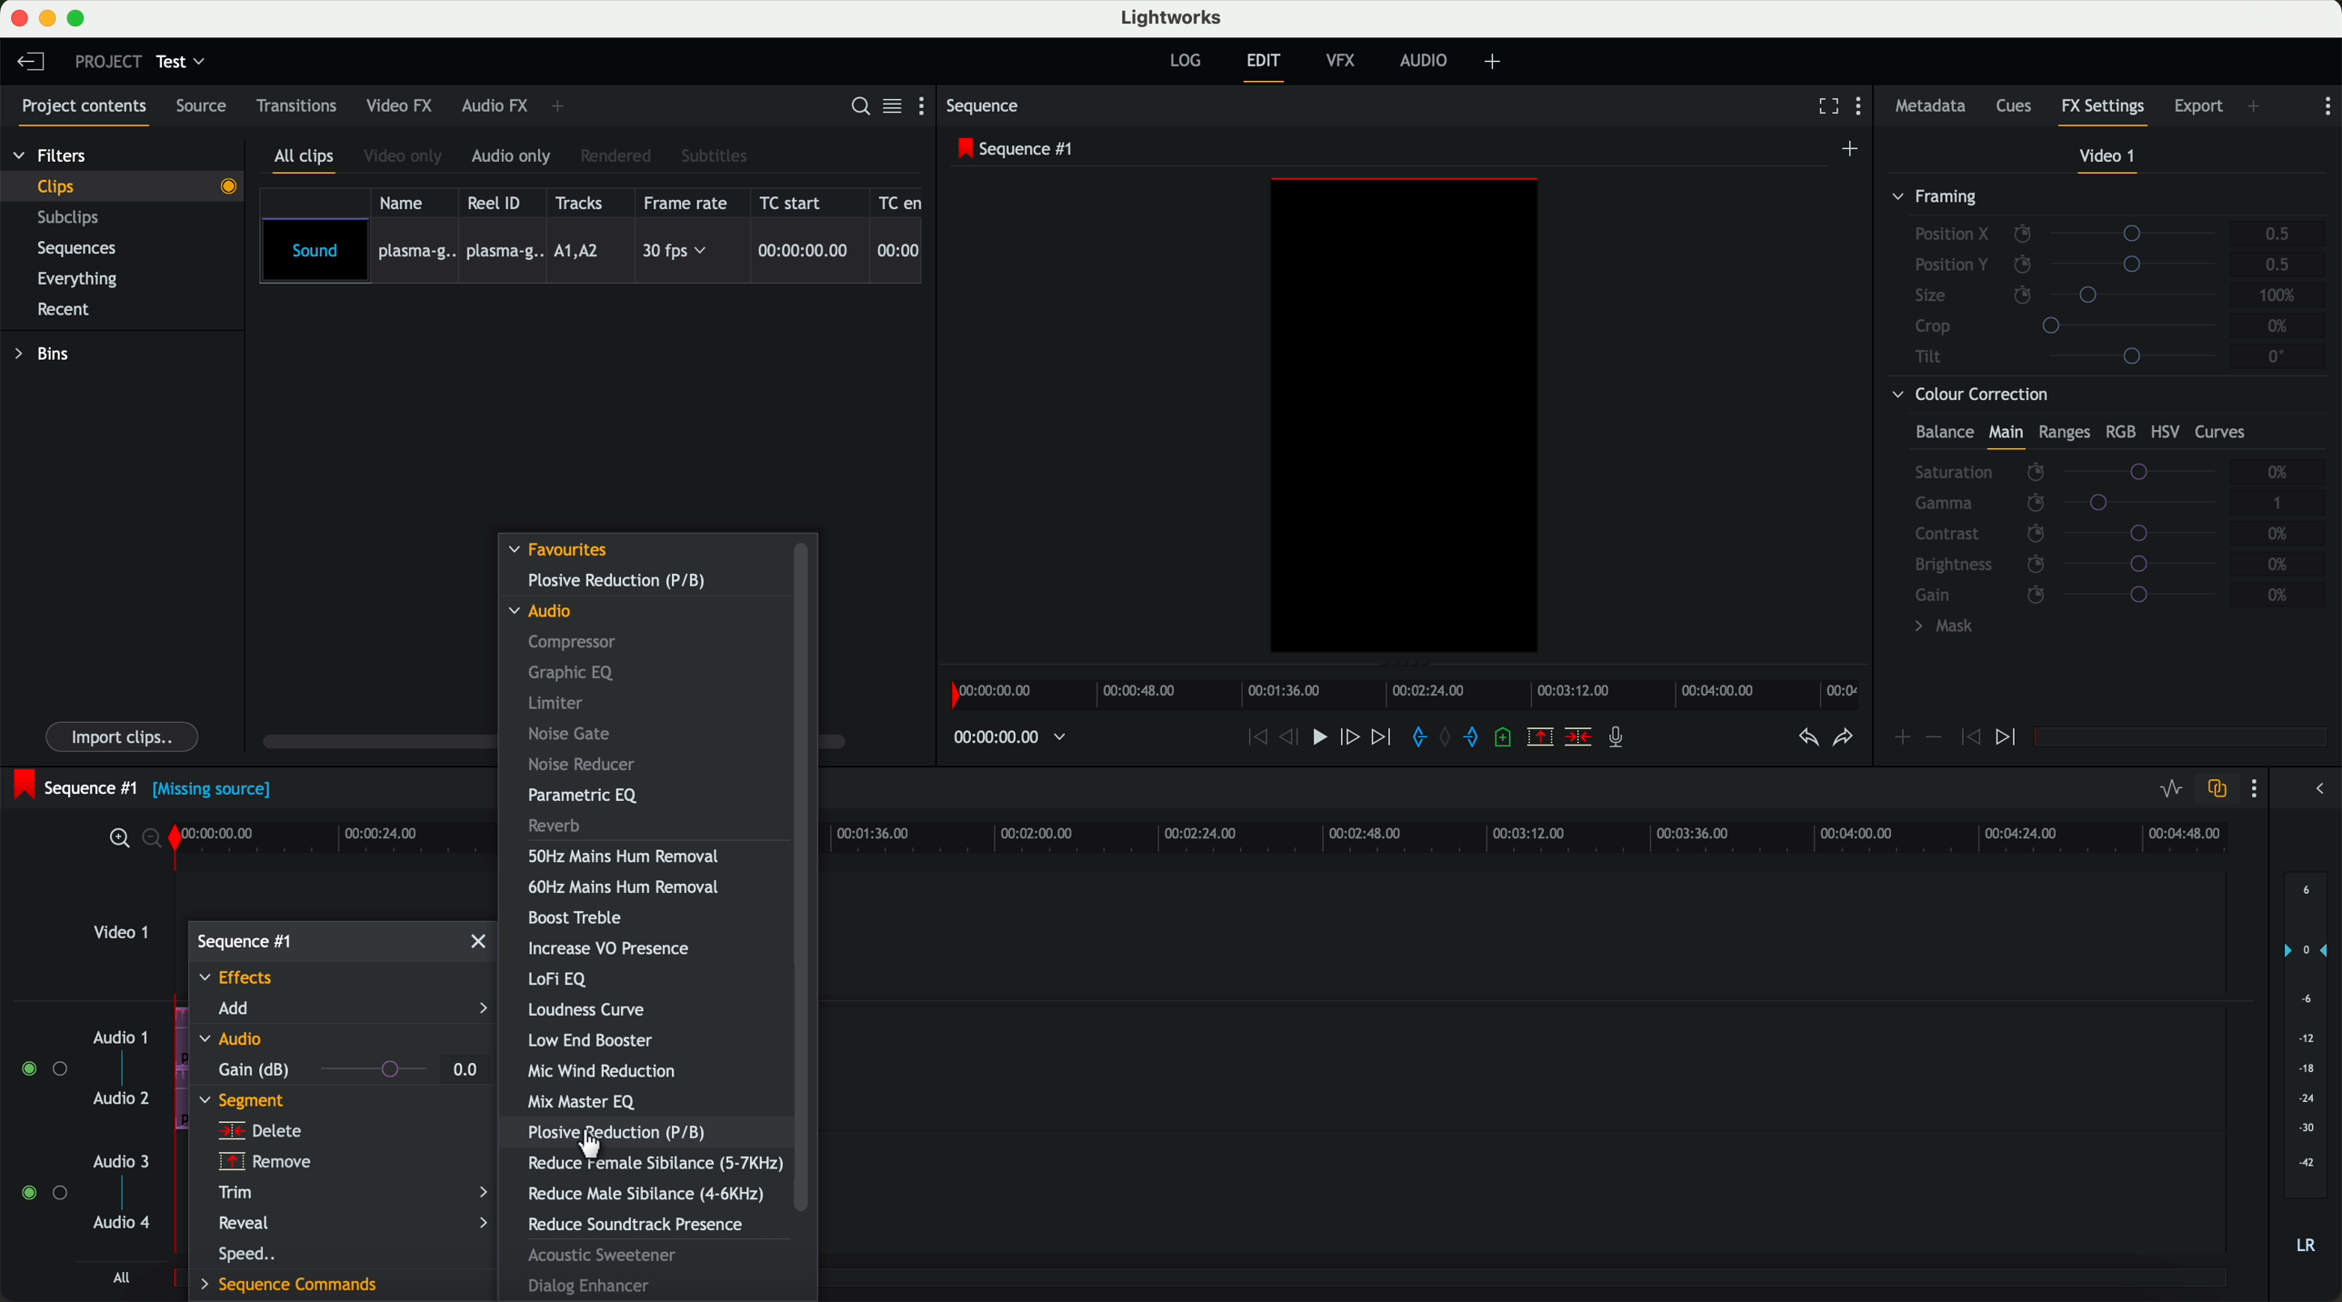  What do you see at coordinates (622, 857) in the screenshot?
I see `50Hz mains hum removal` at bounding box center [622, 857].